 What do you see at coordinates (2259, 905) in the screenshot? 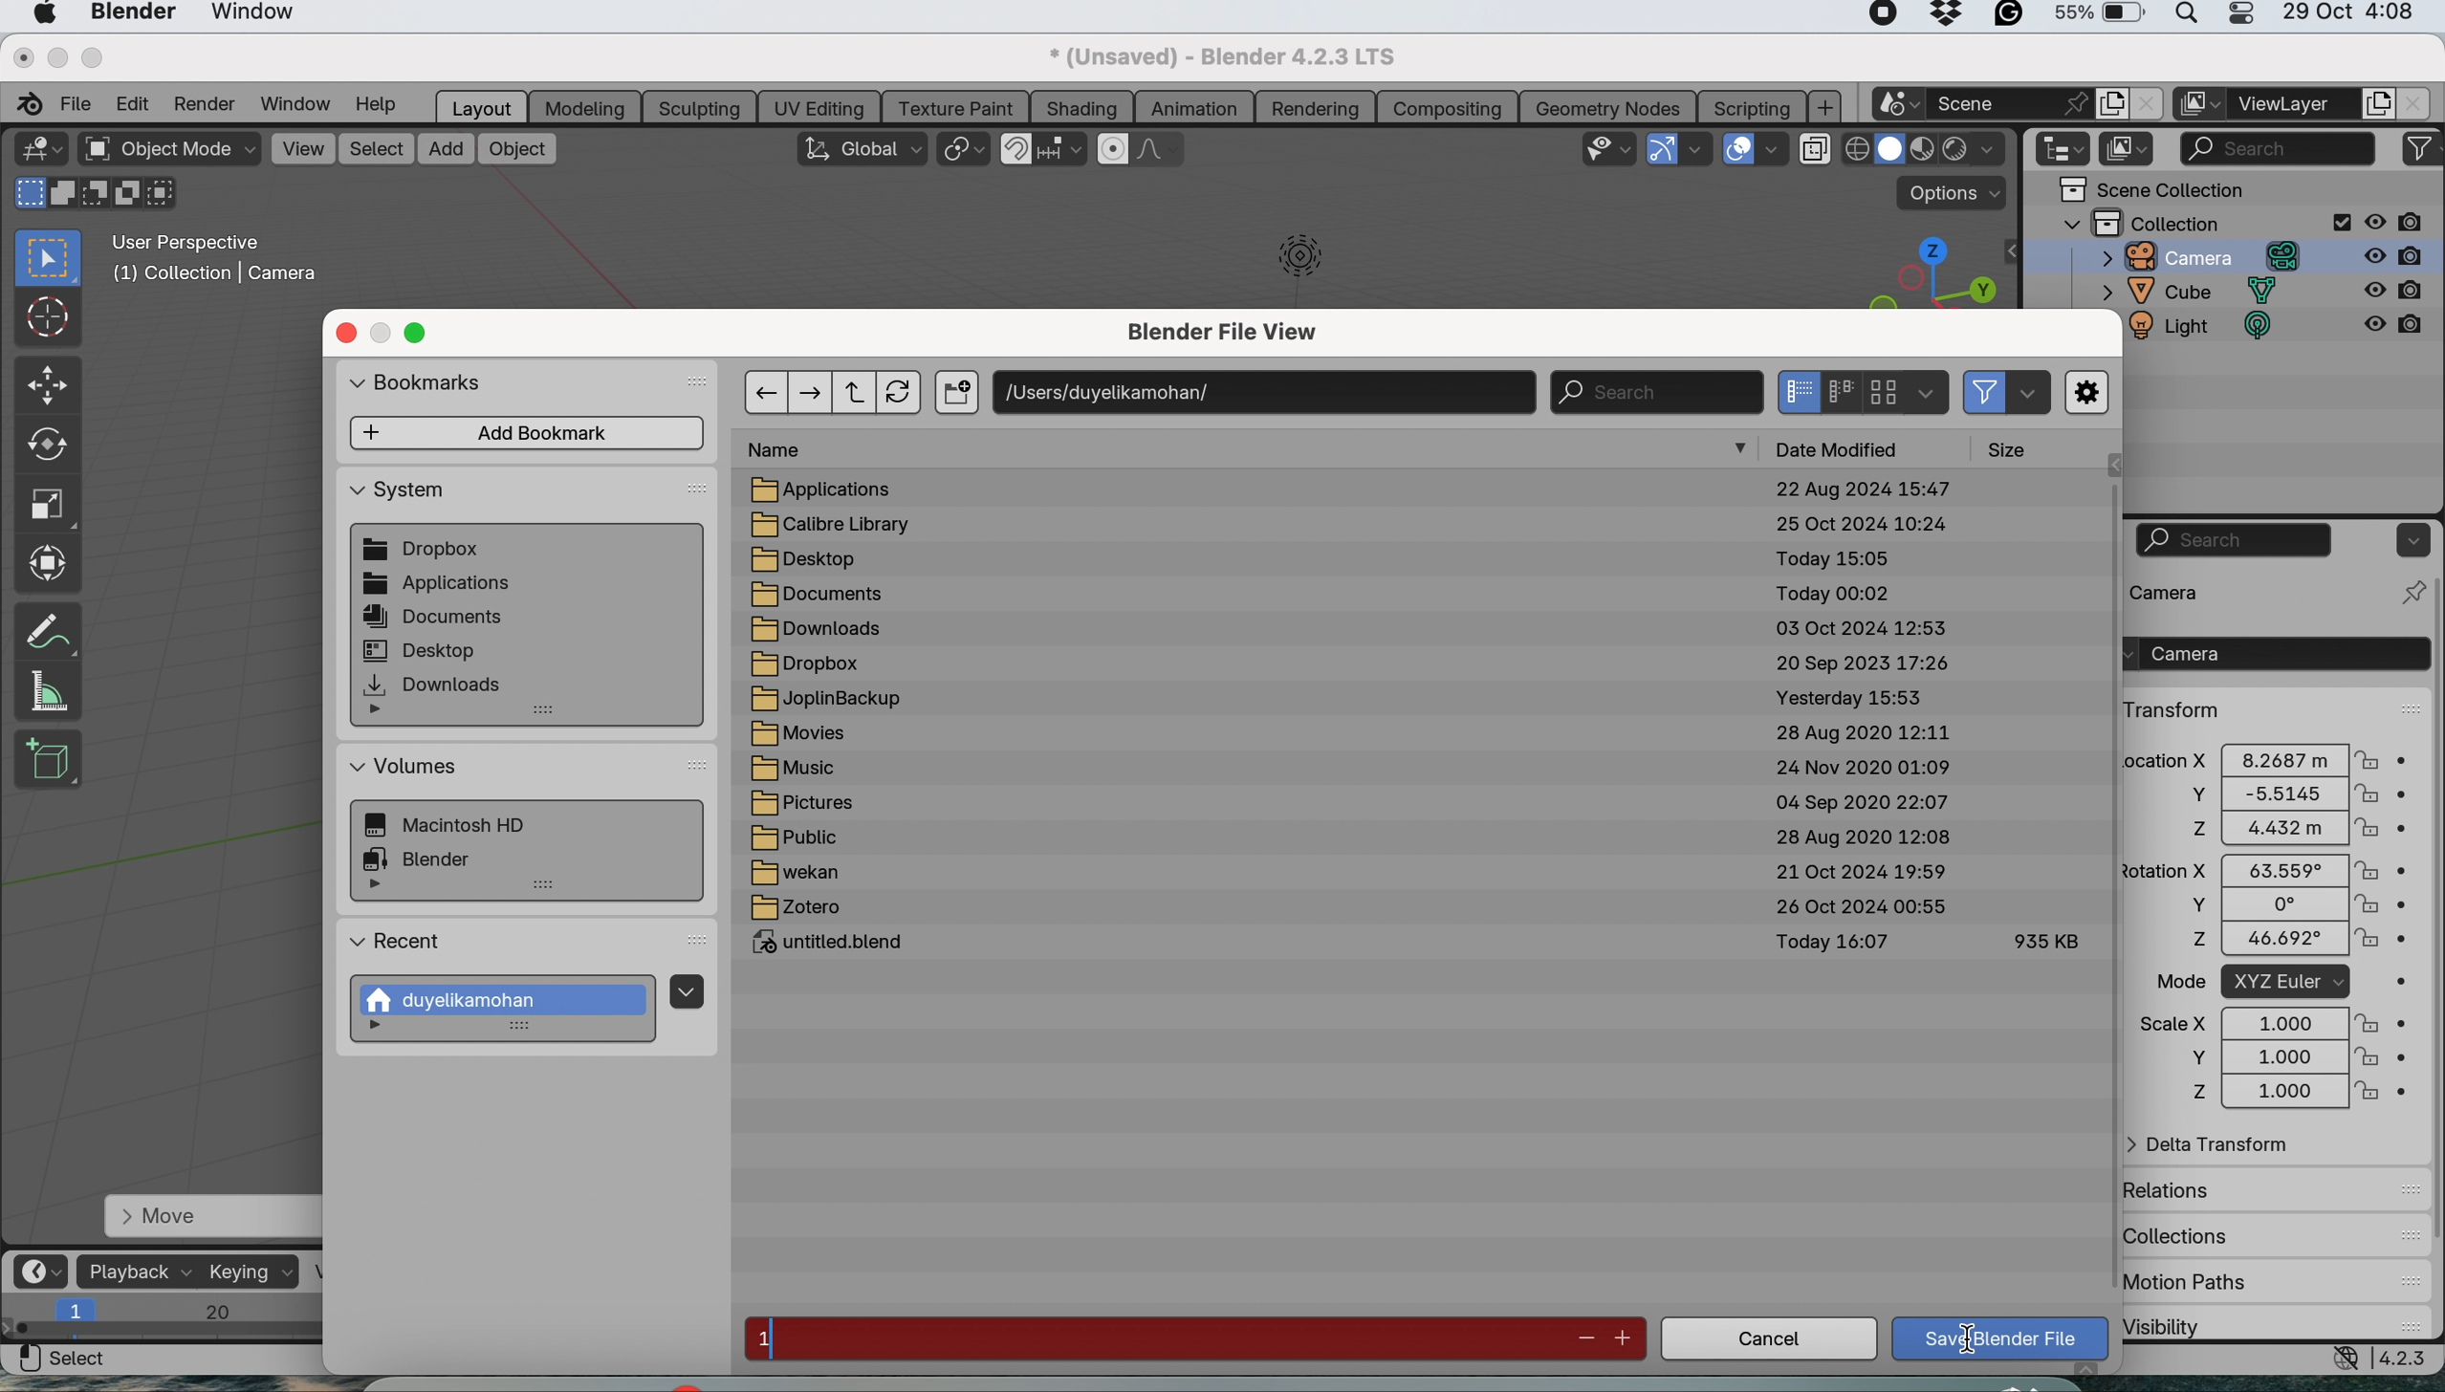
I see `y 0` at bounding box center [2259, 905].